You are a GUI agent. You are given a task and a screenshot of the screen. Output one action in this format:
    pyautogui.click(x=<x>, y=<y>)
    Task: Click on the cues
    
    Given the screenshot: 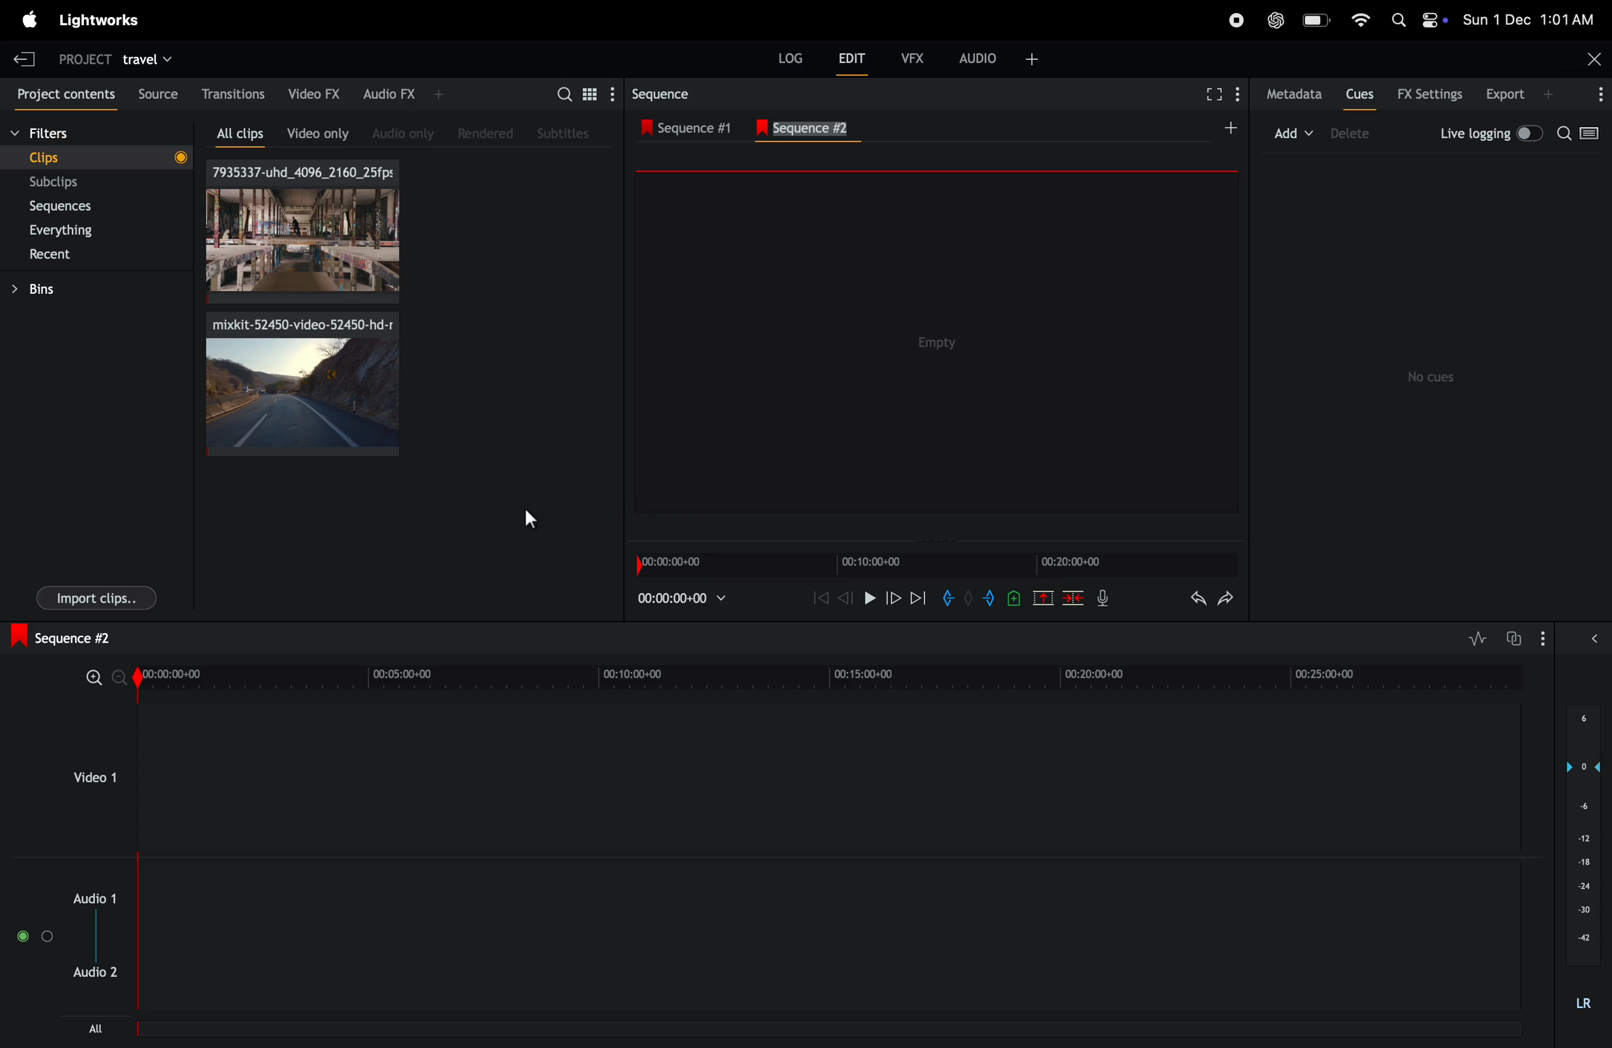 What is the action you would take?
    pyautogui.click(x=1361, y=93)
    